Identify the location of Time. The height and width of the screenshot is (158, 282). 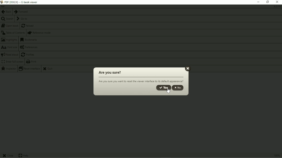
(277, 6).